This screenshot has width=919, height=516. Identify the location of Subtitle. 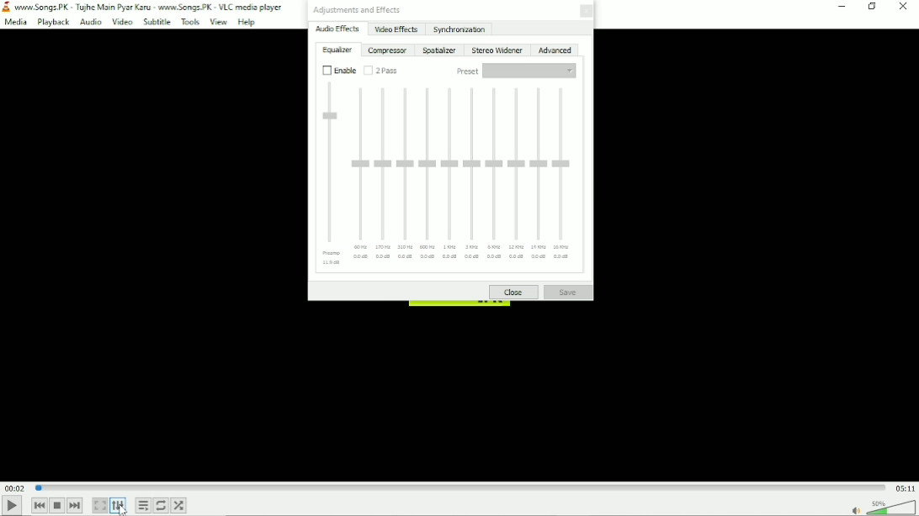
(156, 23).